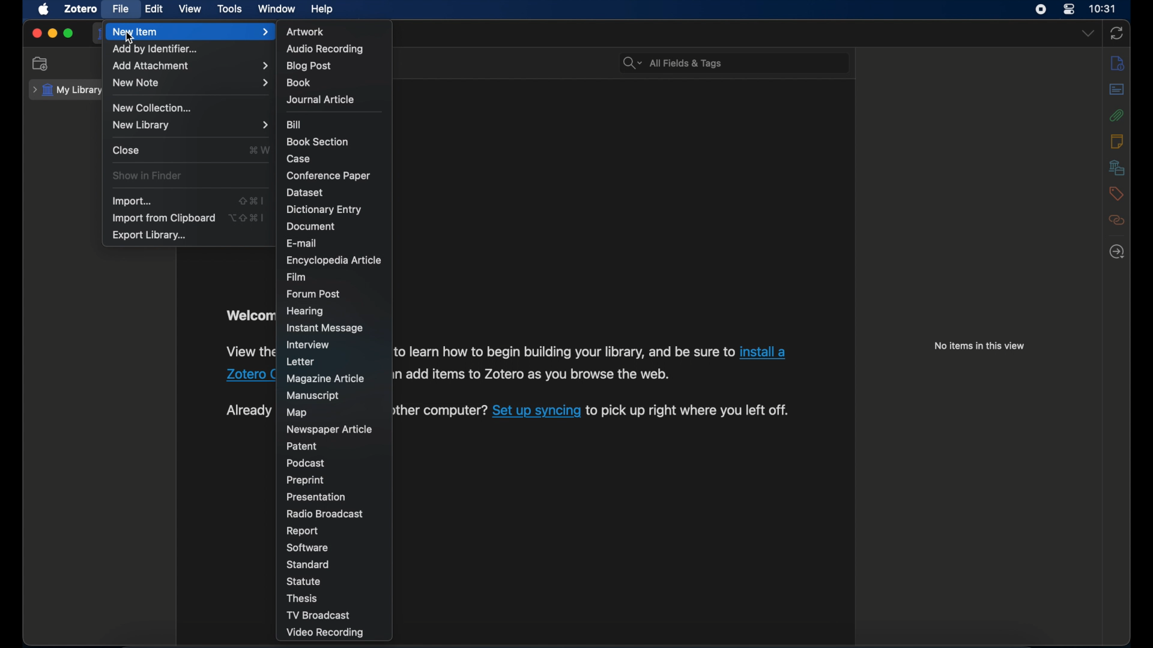  Describe the element at coordinates (251, 200) in the screenshot. I see `shortcut` at that location.